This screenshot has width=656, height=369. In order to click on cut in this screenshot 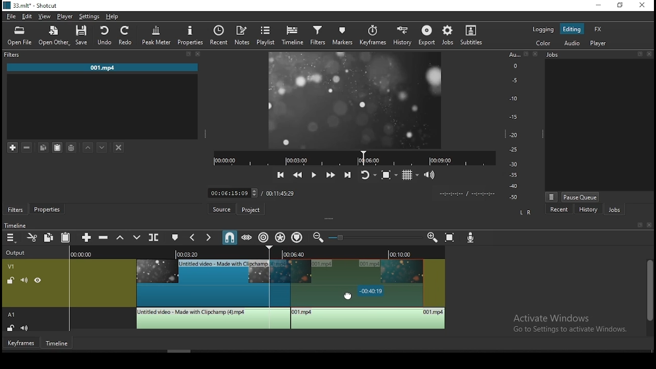, I will do `click(32, 237)`.